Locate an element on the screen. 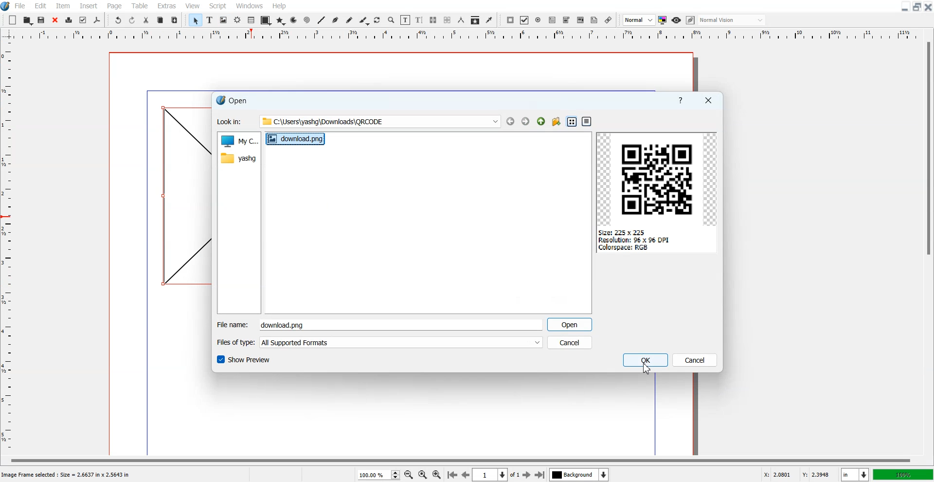 Image resolution: width=934 pixels, height=482 pixels. PDF List Box is located at coordinates (581, 20).